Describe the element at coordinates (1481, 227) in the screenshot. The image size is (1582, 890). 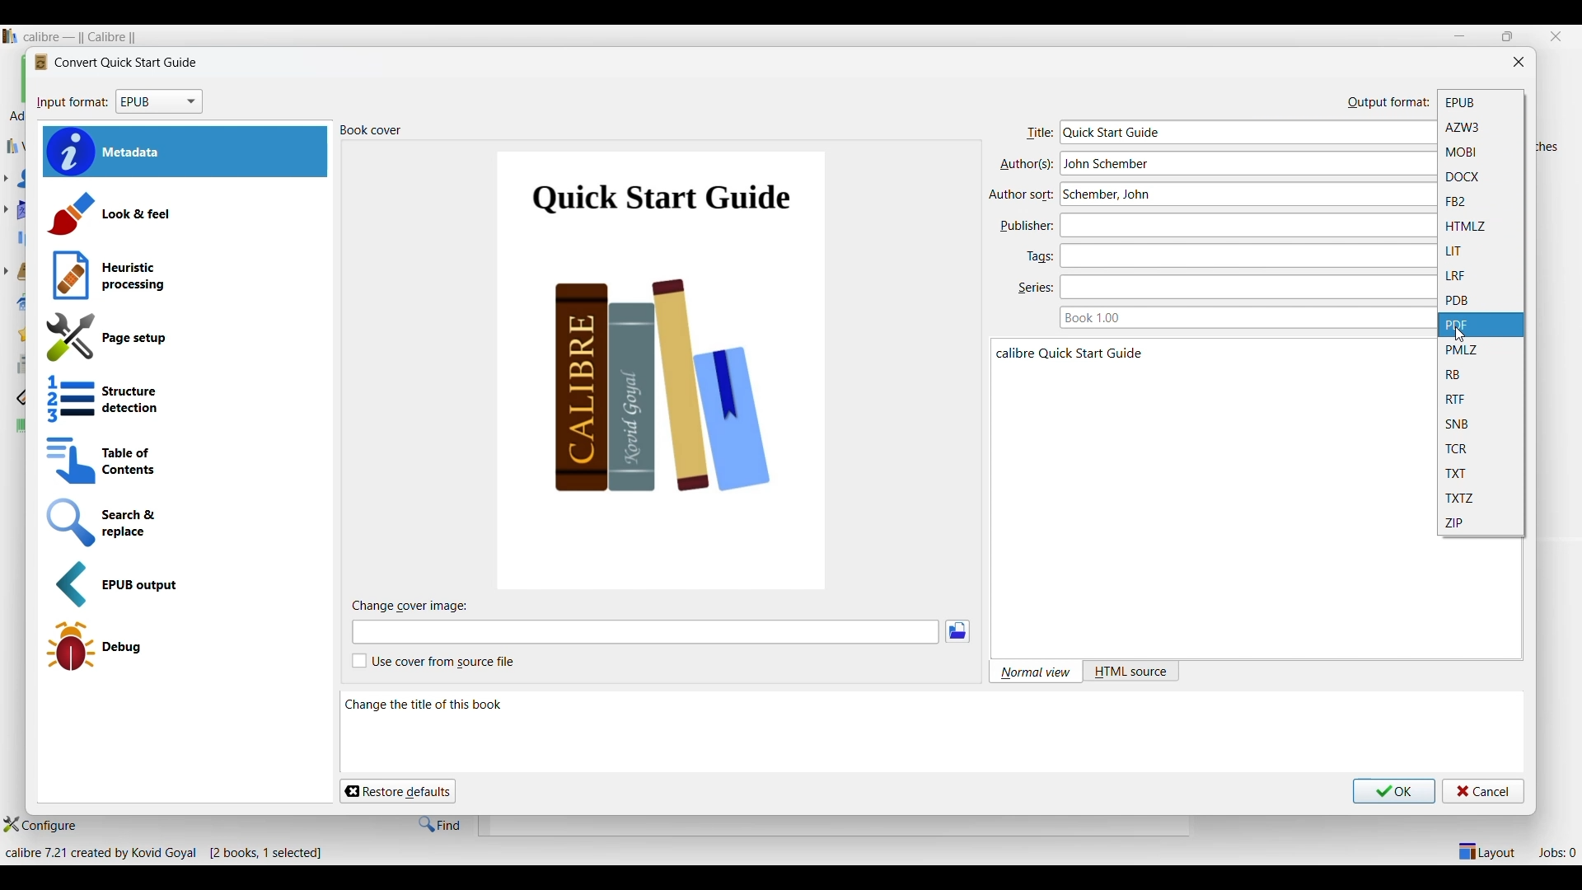
I see `HTMLZ` at that location.